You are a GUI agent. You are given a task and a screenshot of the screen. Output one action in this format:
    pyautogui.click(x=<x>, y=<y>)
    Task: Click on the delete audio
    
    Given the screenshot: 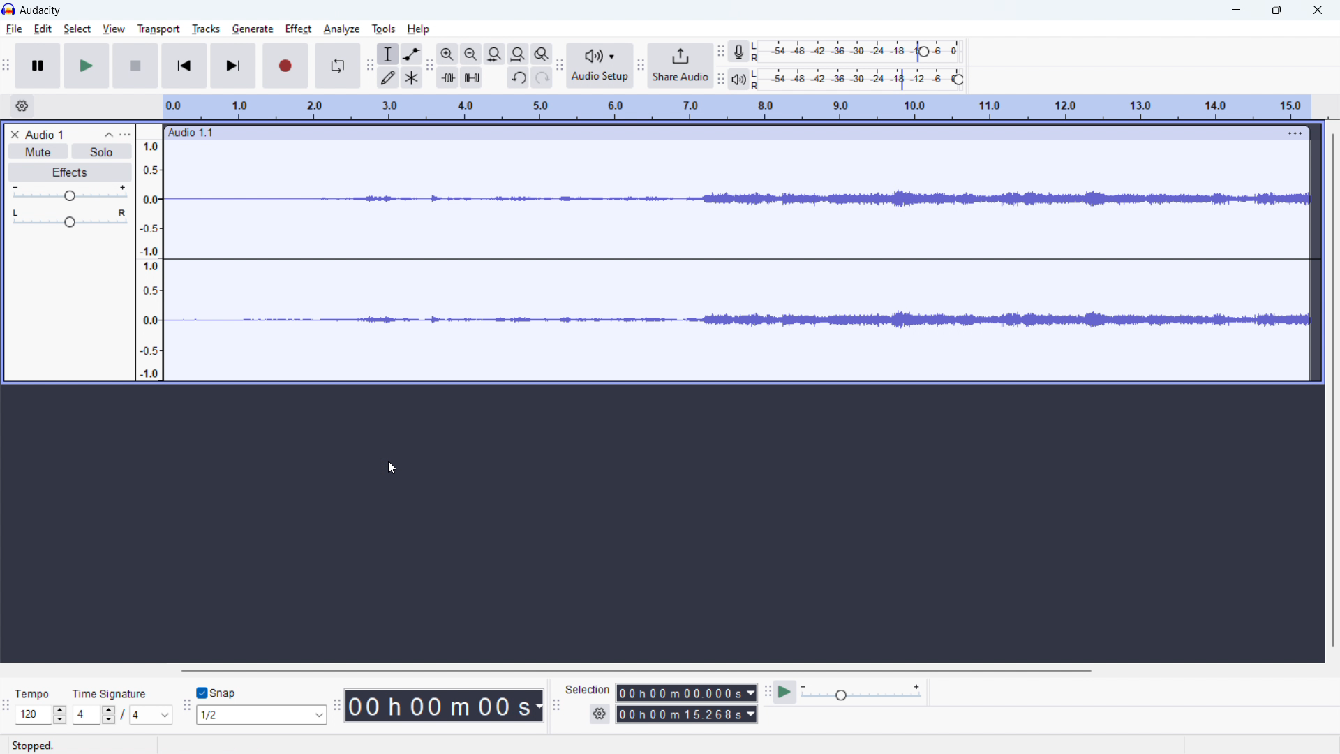 What is the action you would take?
    pyautogui.click(x=14, y=135)
    